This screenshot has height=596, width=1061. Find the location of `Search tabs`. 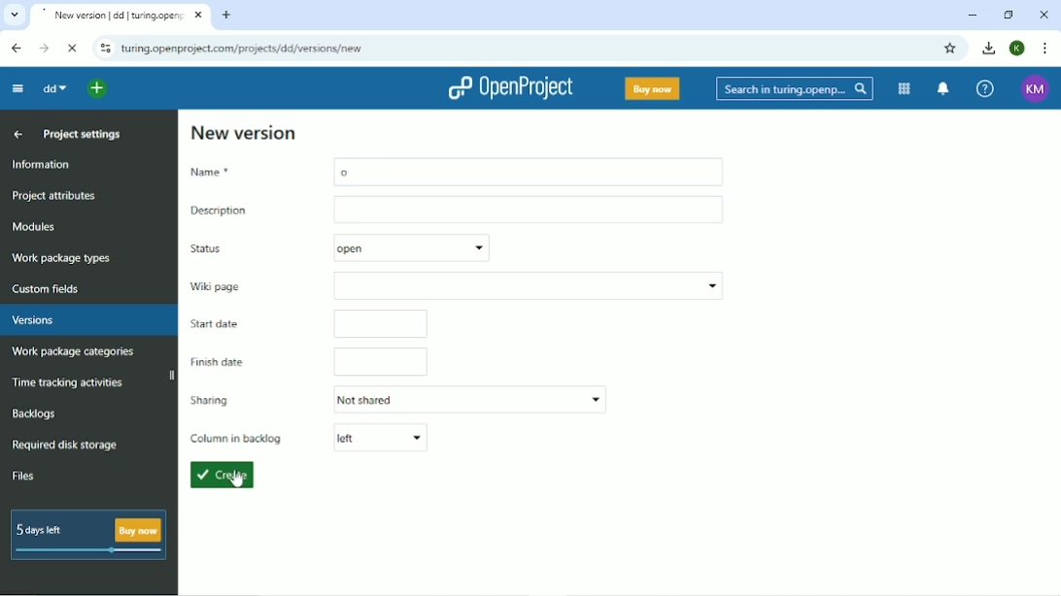

Search tabs is located at coordinates (14, 14).